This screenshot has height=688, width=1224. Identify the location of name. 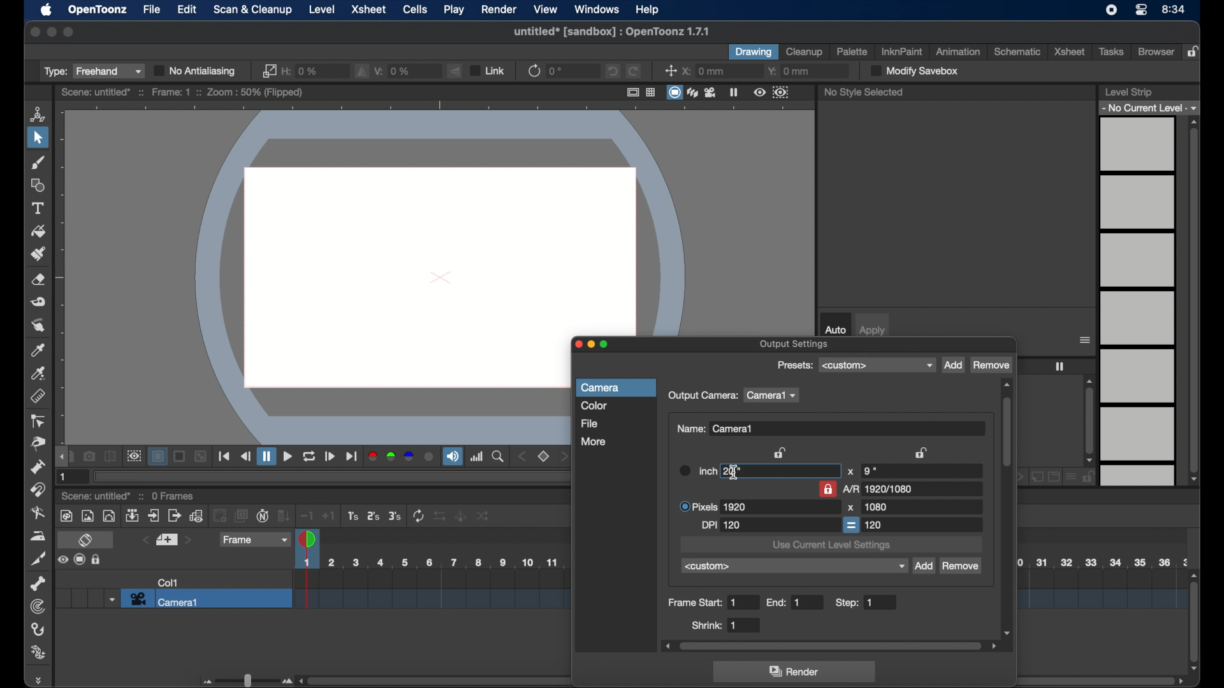
(716, 429).